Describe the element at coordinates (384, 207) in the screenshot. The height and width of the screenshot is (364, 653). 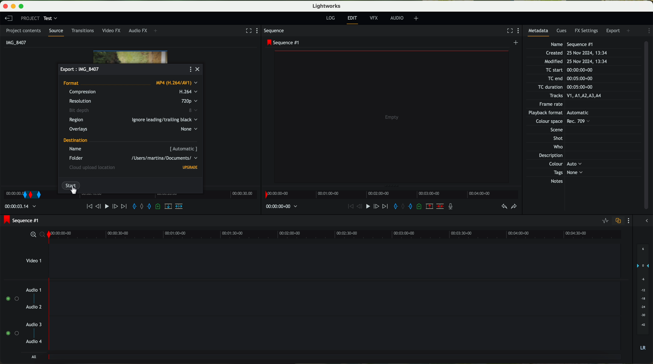
I see `move foward` at that location.